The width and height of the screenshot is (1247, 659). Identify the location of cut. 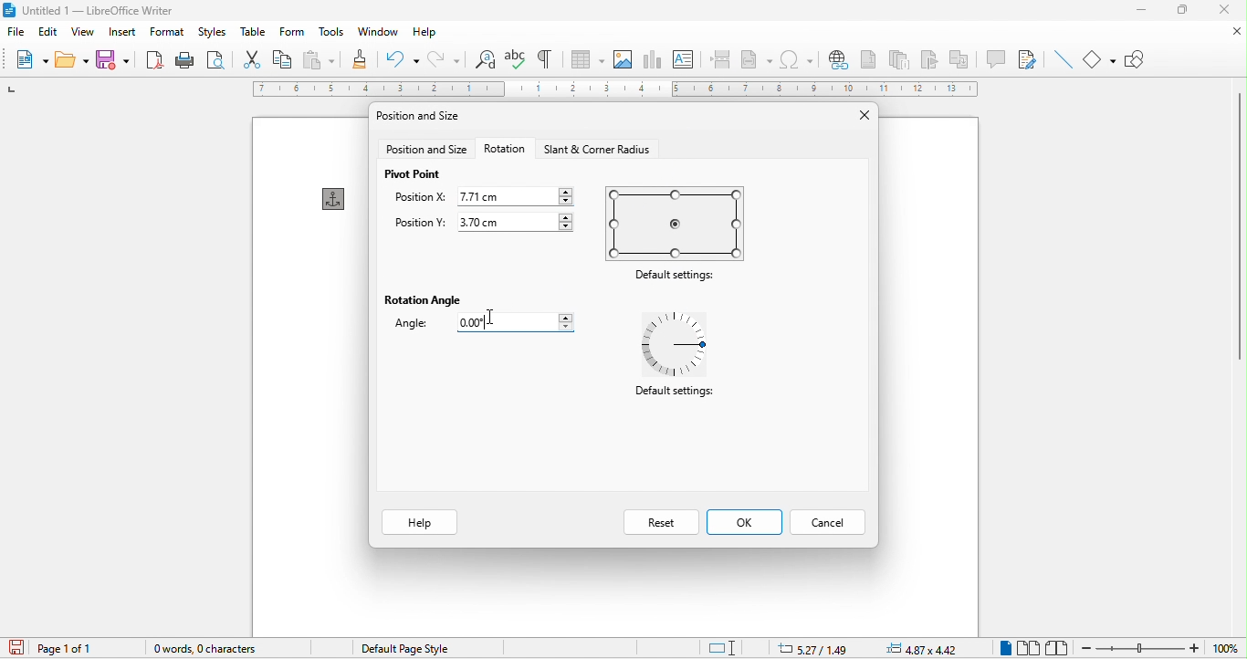
(254, 60).